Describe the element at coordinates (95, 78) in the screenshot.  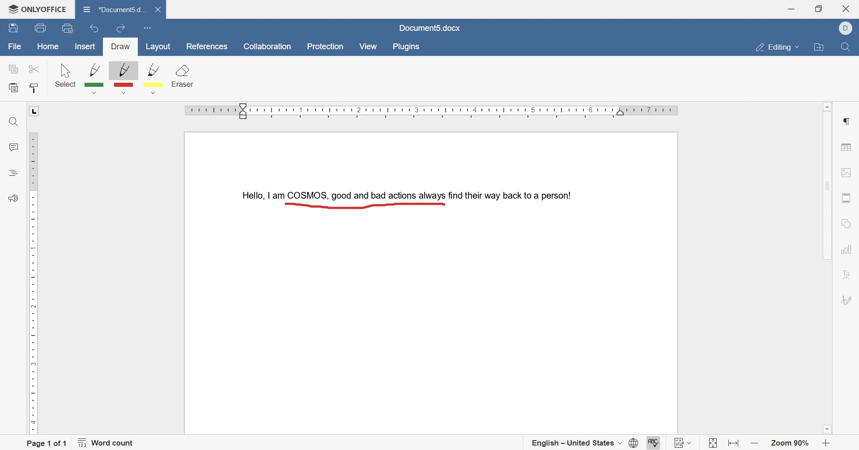
I see `green pen ` at that location.